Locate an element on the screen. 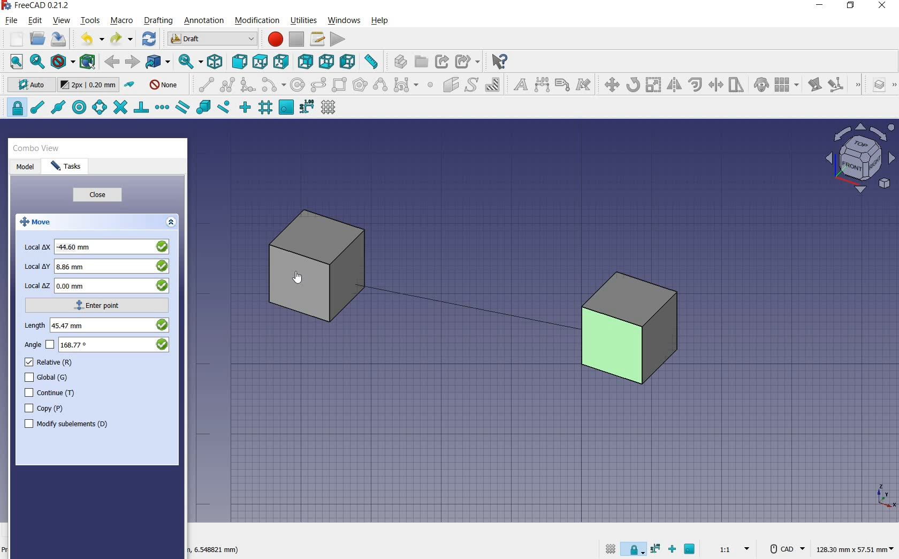 The height and width of the screenshot is (559, 899). file is located at coordinates (12, 20).